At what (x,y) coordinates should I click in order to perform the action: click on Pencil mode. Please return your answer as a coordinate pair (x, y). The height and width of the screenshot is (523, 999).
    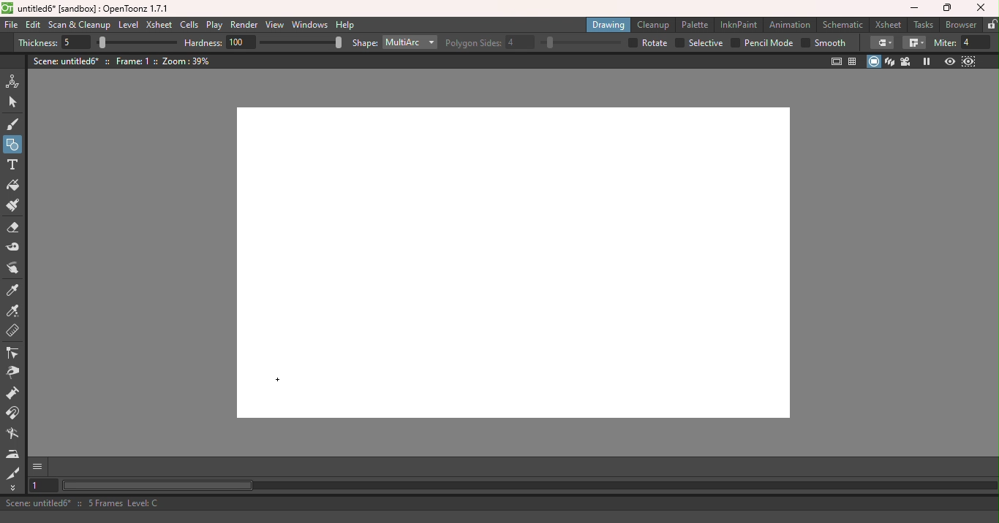
    Looking at the image, I should click on (761, 44).